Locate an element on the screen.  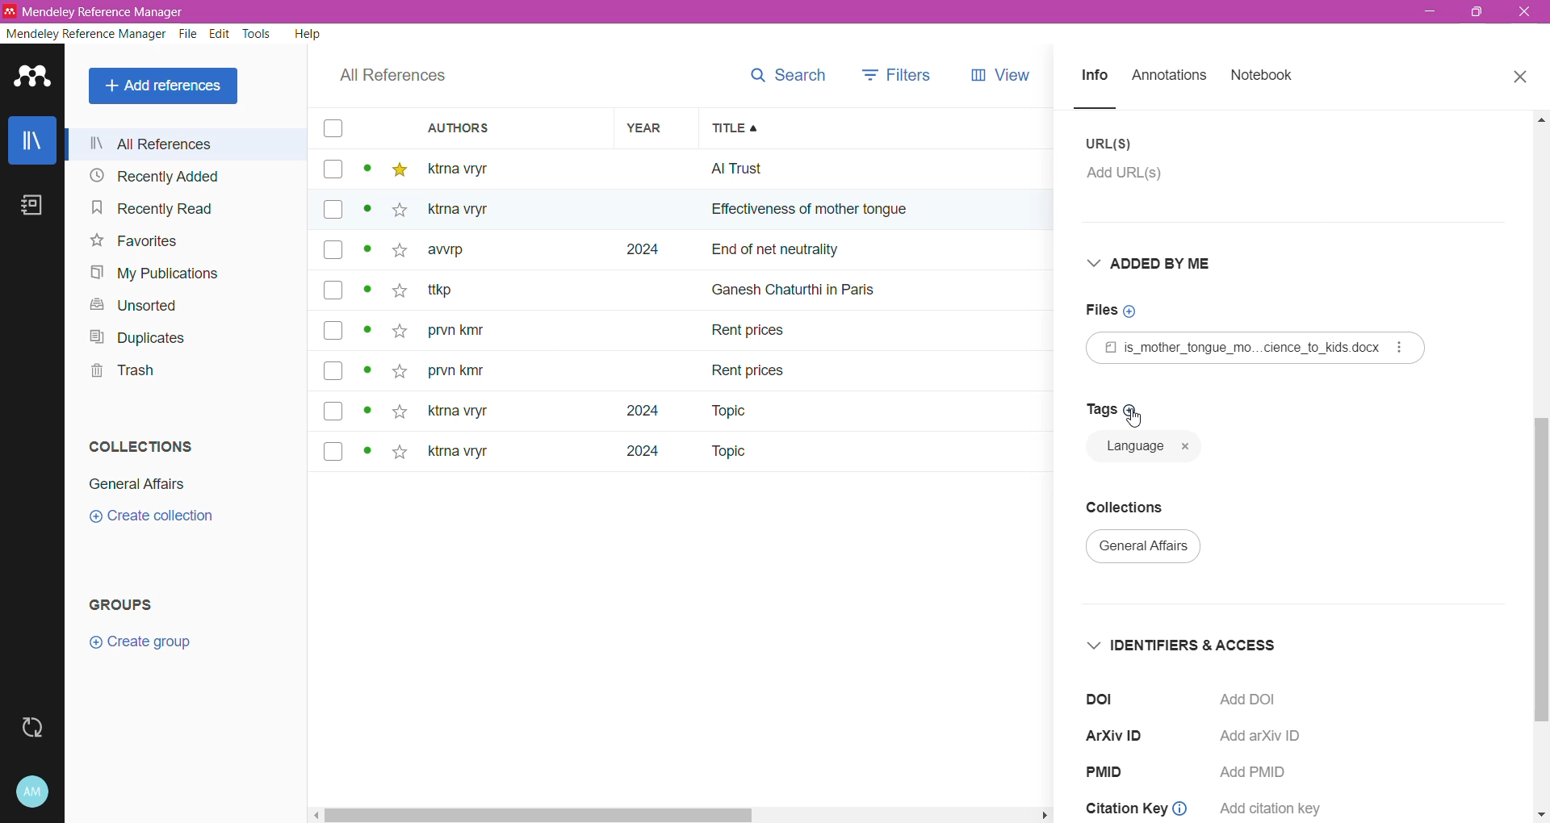
dot  is located at coordinates (362, 215).